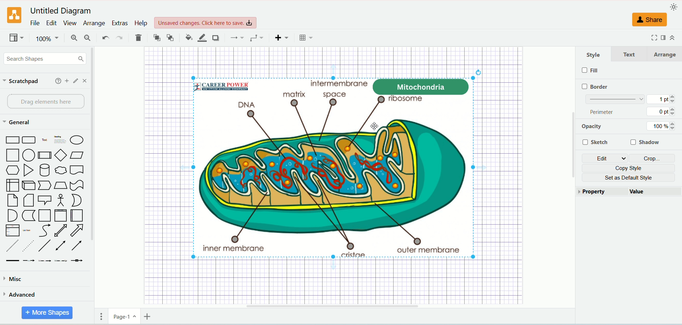 The image size is (682, 325). I want to click on Hexagon, so click(13, 171).